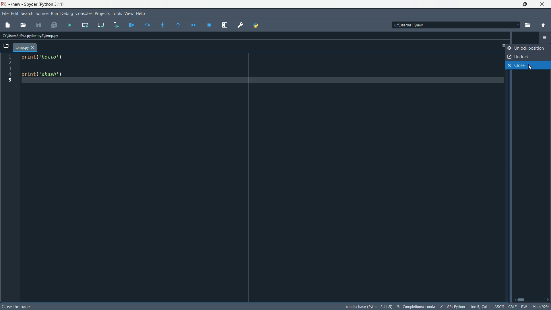  I want to click on minimize app, so click(508, 4).